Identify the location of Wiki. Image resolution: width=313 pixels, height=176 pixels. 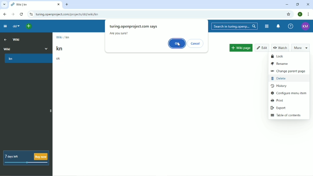
(16, 40).